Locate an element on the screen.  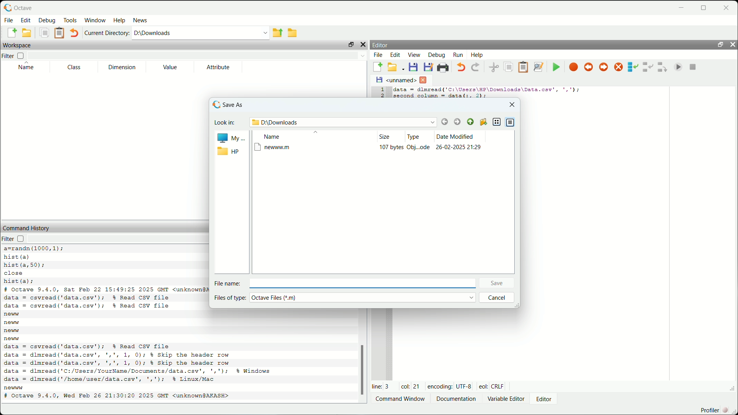
code to read csv is located at coordinates (163, 363).